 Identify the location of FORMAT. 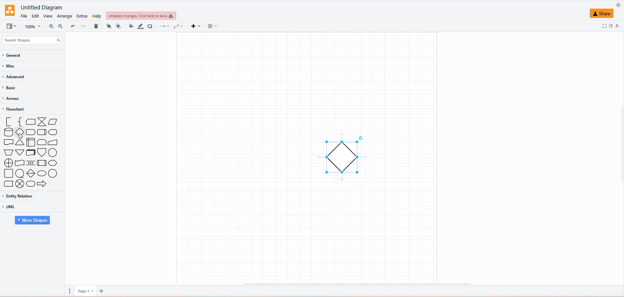
(610, 26).